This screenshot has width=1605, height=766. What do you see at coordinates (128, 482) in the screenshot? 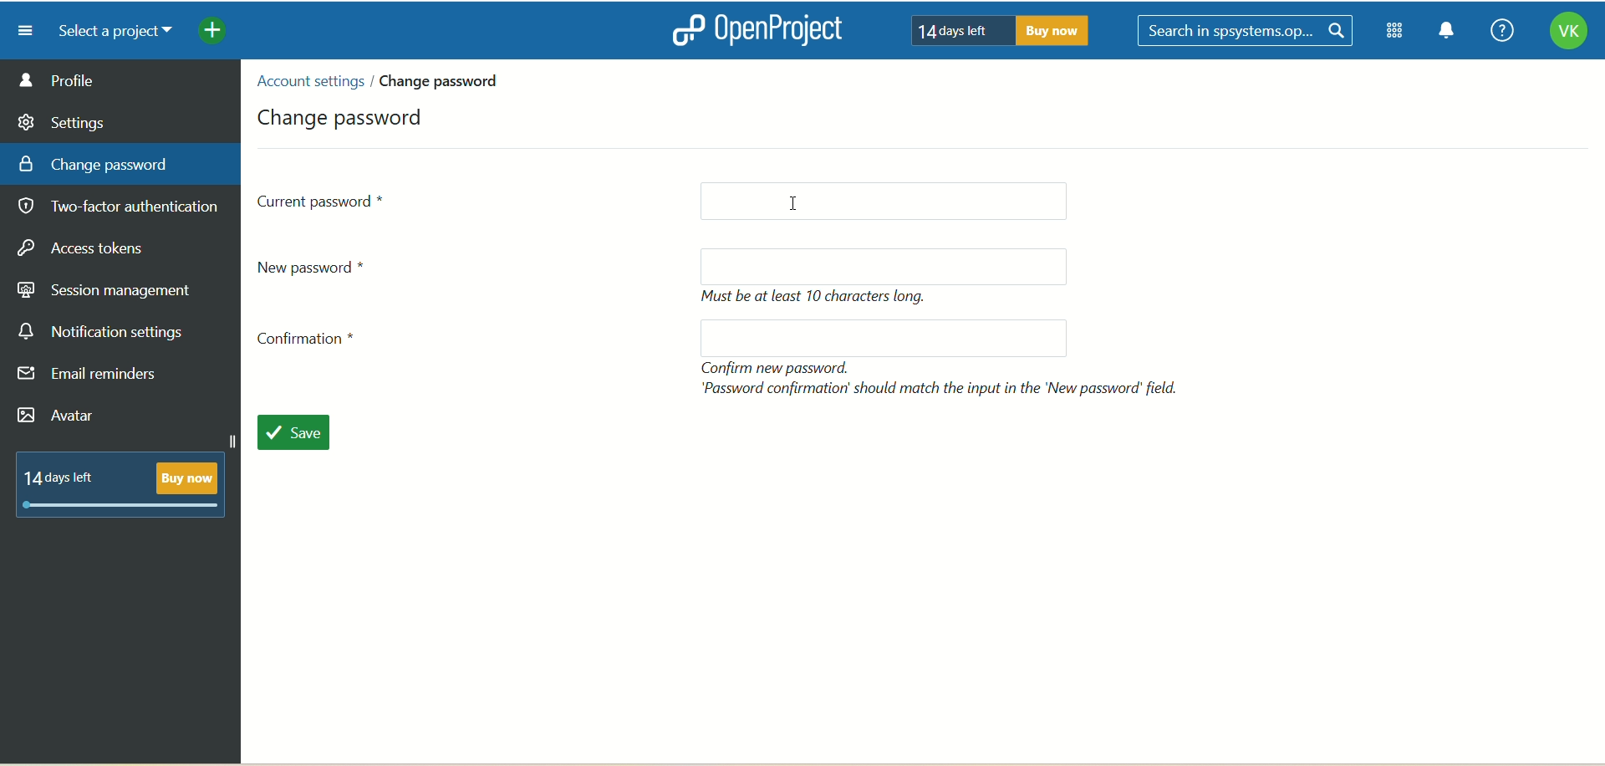
I see `text` at bounding box center [128, 482].